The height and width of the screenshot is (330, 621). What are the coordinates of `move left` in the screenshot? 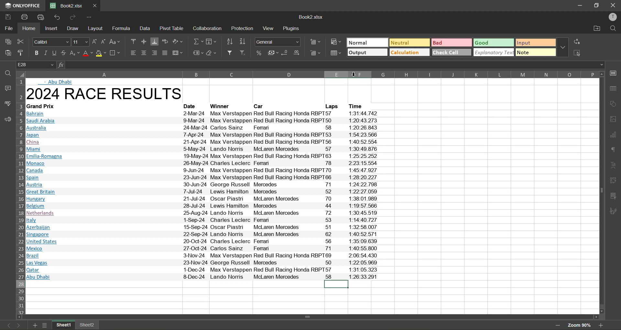 It's located at (19, 316).